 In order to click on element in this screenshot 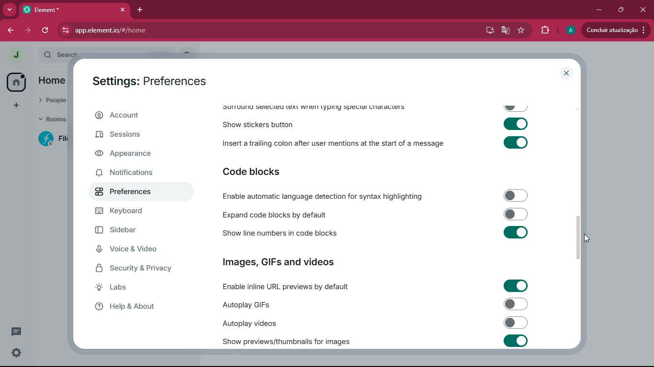, I will do `click(74, 10)`.